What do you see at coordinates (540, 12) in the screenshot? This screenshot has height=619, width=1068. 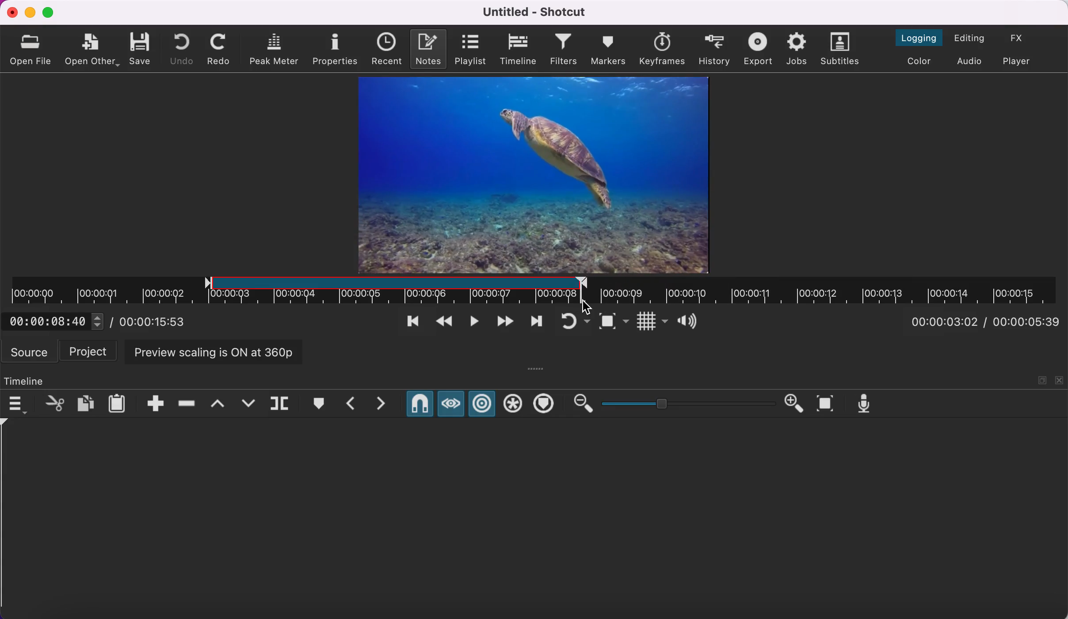 I see `title` at bounding box center [540, 12].